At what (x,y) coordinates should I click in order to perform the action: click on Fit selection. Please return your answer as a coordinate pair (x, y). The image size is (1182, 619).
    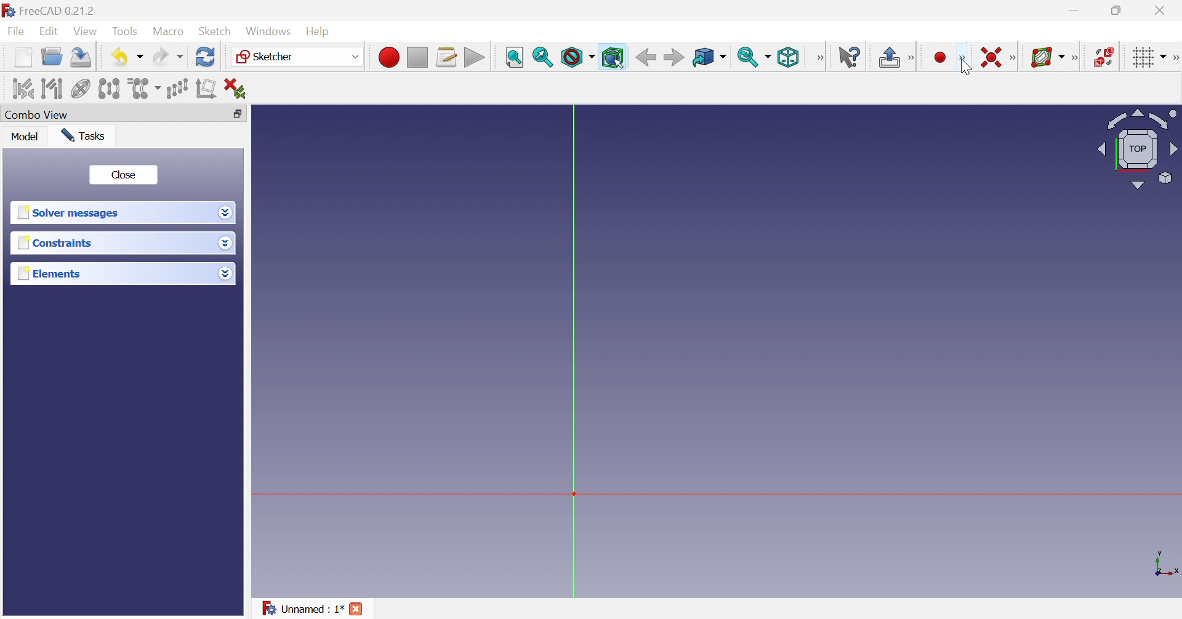
    Looking at the image, I should click on (543, 57).